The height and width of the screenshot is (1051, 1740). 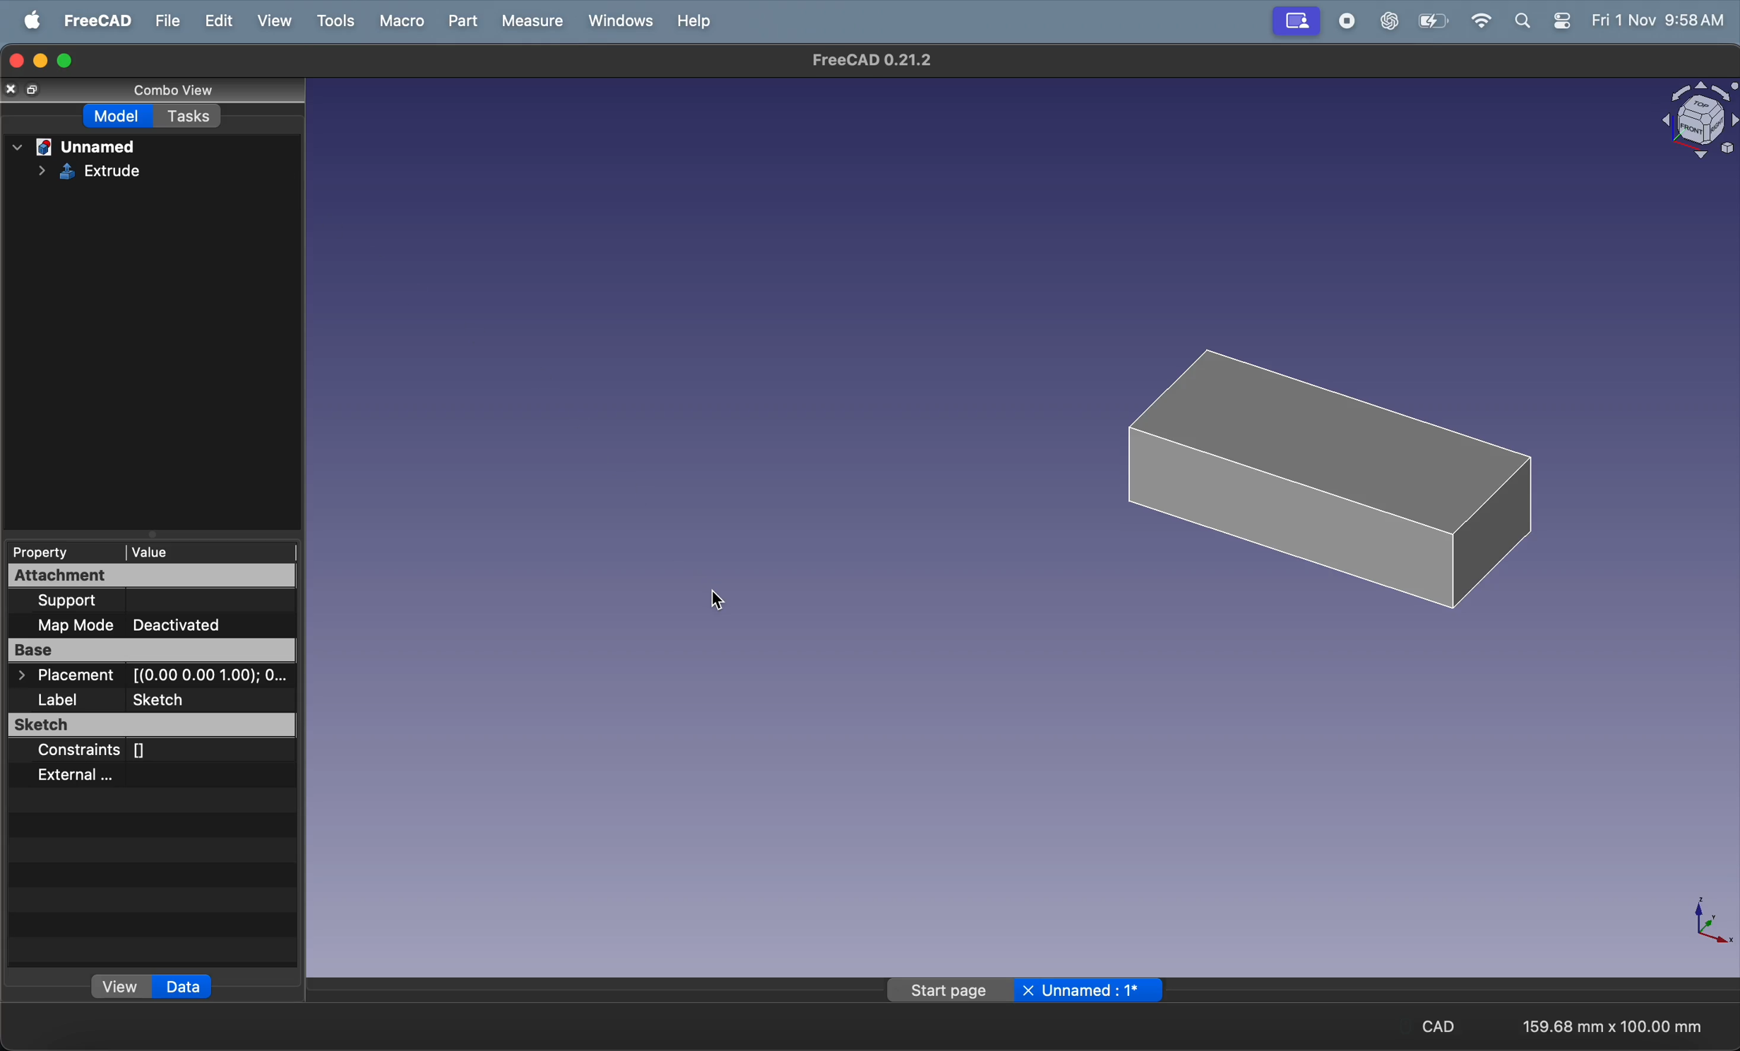 What do you see at coordinates (1703, 918) in the screenshot?
I see `axis` at bounding box center [1703, 918].